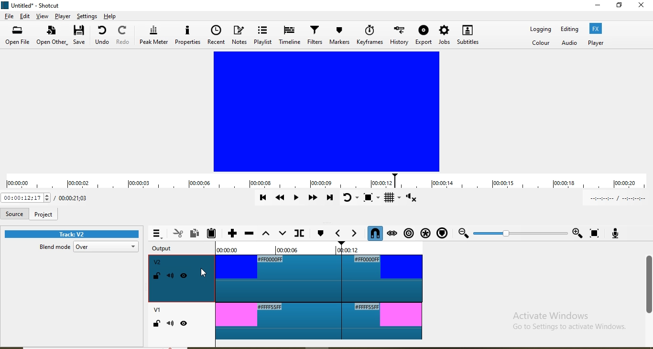 Image resolution: width=653 pixels, height=349 pixels. Describe the element at coordinates (63, 16) in the screenshot. I see `Player` at that location.